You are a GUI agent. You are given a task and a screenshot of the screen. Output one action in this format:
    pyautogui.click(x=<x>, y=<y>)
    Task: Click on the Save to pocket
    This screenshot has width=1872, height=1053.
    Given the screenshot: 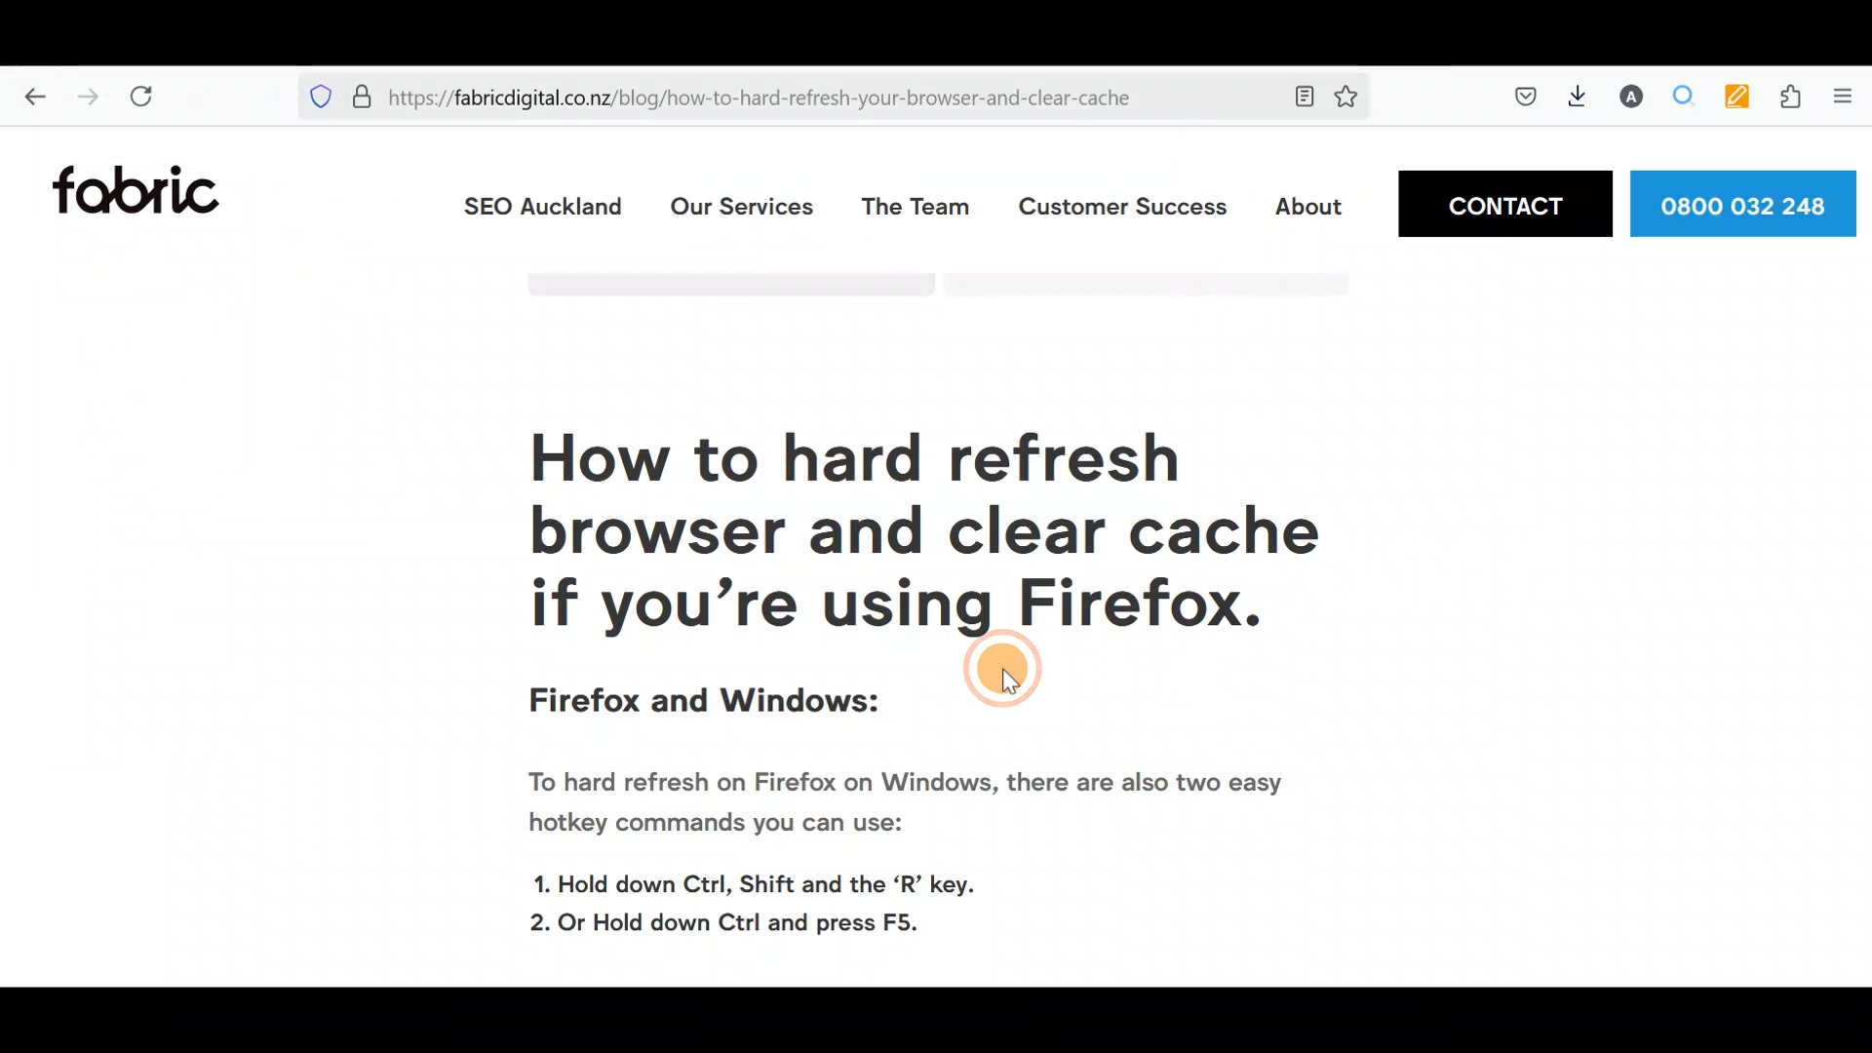 What is the action you would take?
    pyautogui.click(x=1522, y=99)
    